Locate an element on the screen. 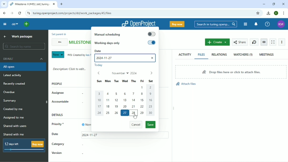 Image resolution: width=288 pixels, height=162 pixels. Downloads is located at coordinates (268, 13).